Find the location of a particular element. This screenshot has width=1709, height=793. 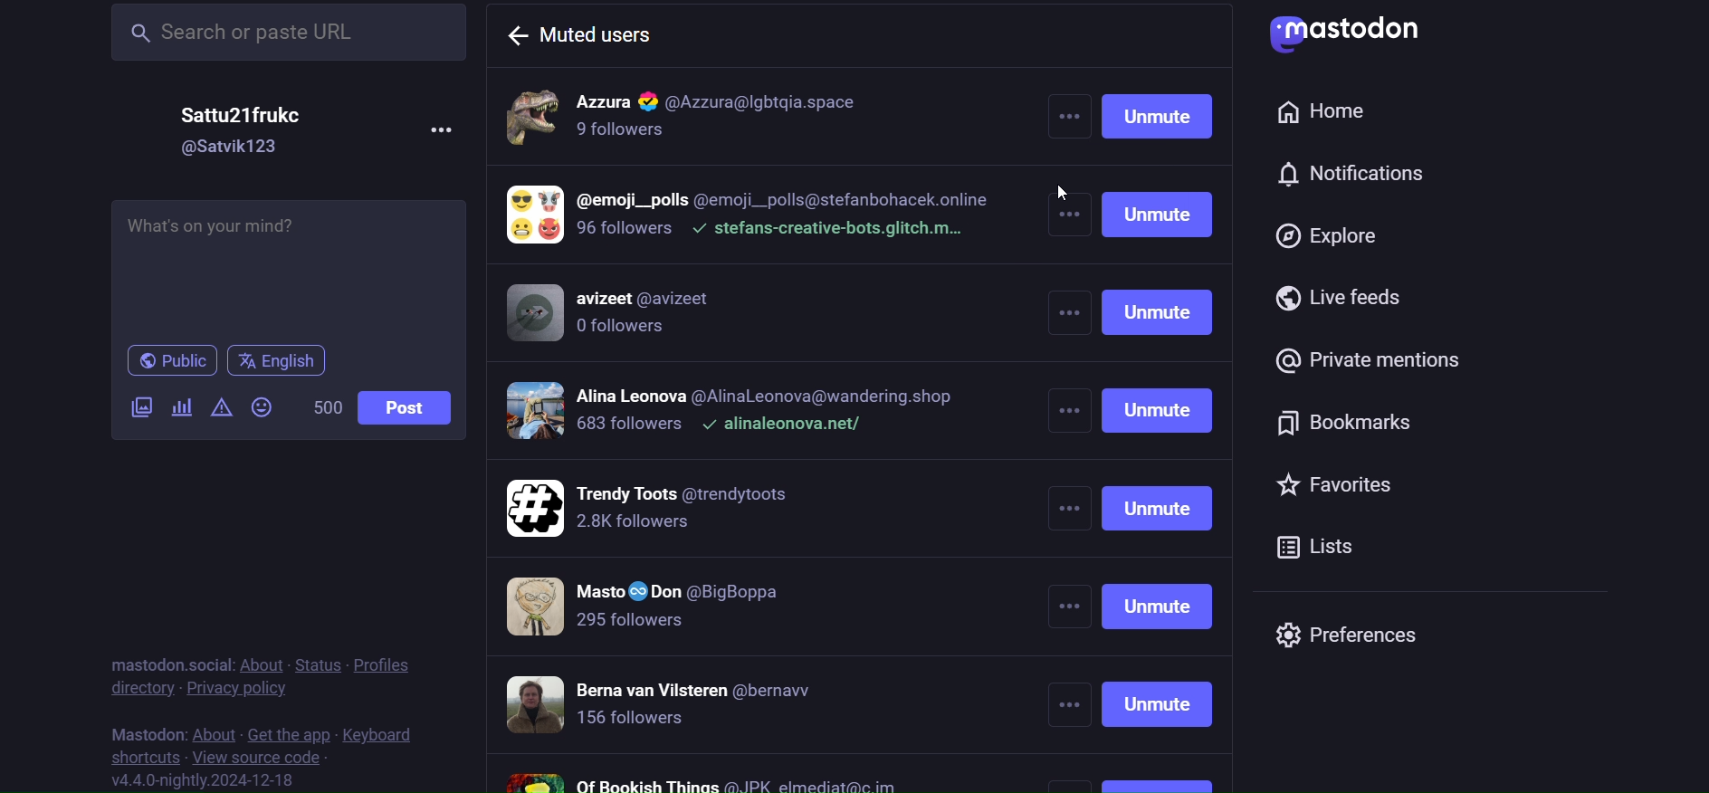

directory is located at coordinates (137, 687).